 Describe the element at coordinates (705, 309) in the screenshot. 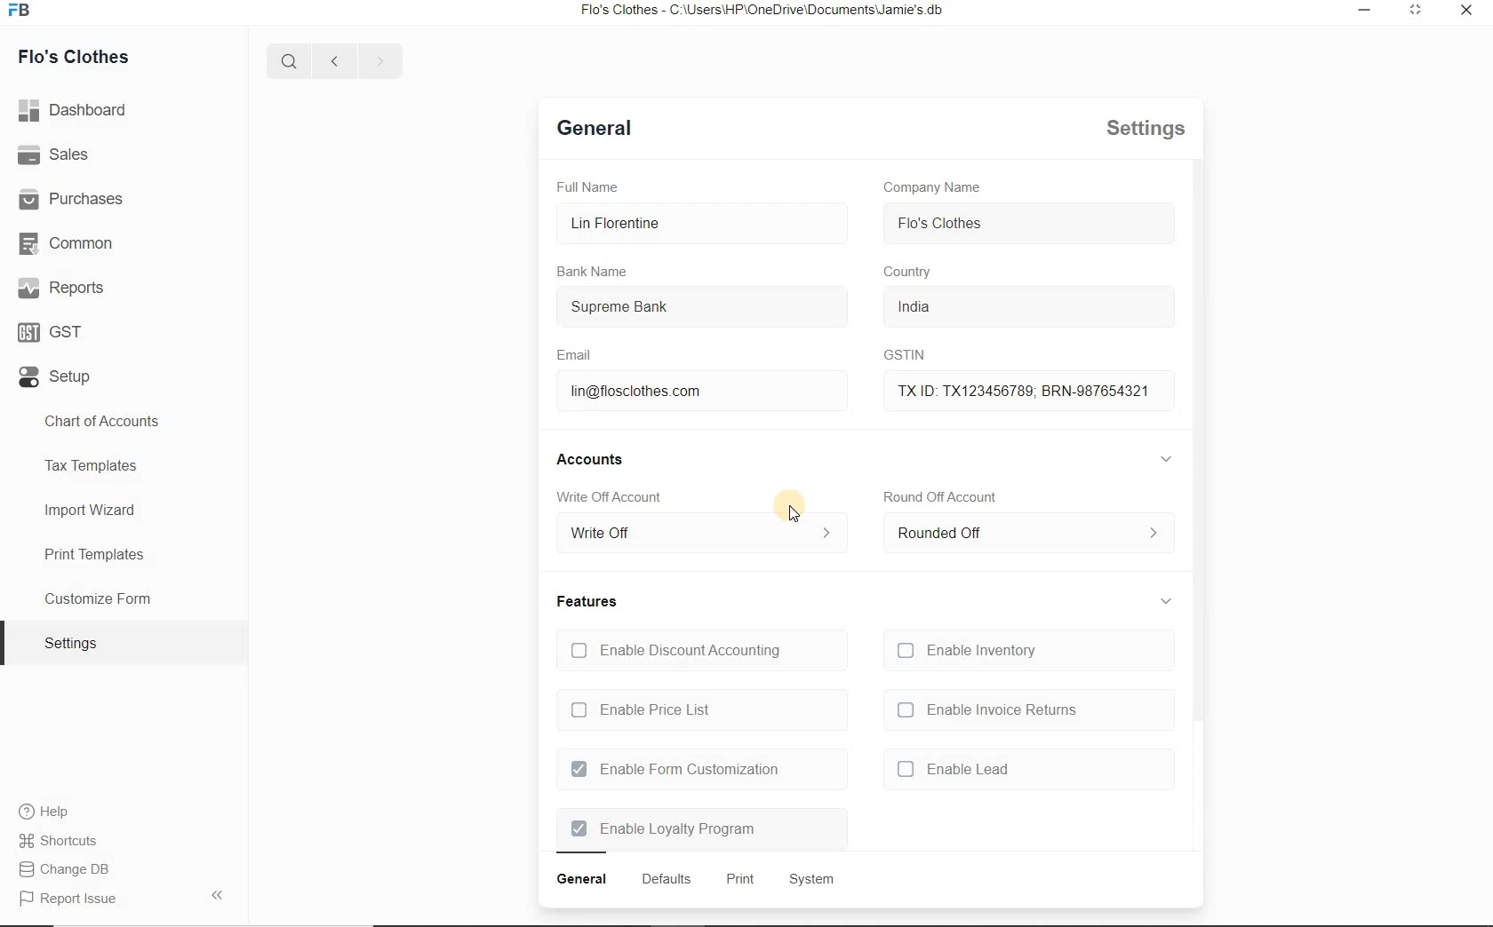

I see `Supreme Bank` at that location.